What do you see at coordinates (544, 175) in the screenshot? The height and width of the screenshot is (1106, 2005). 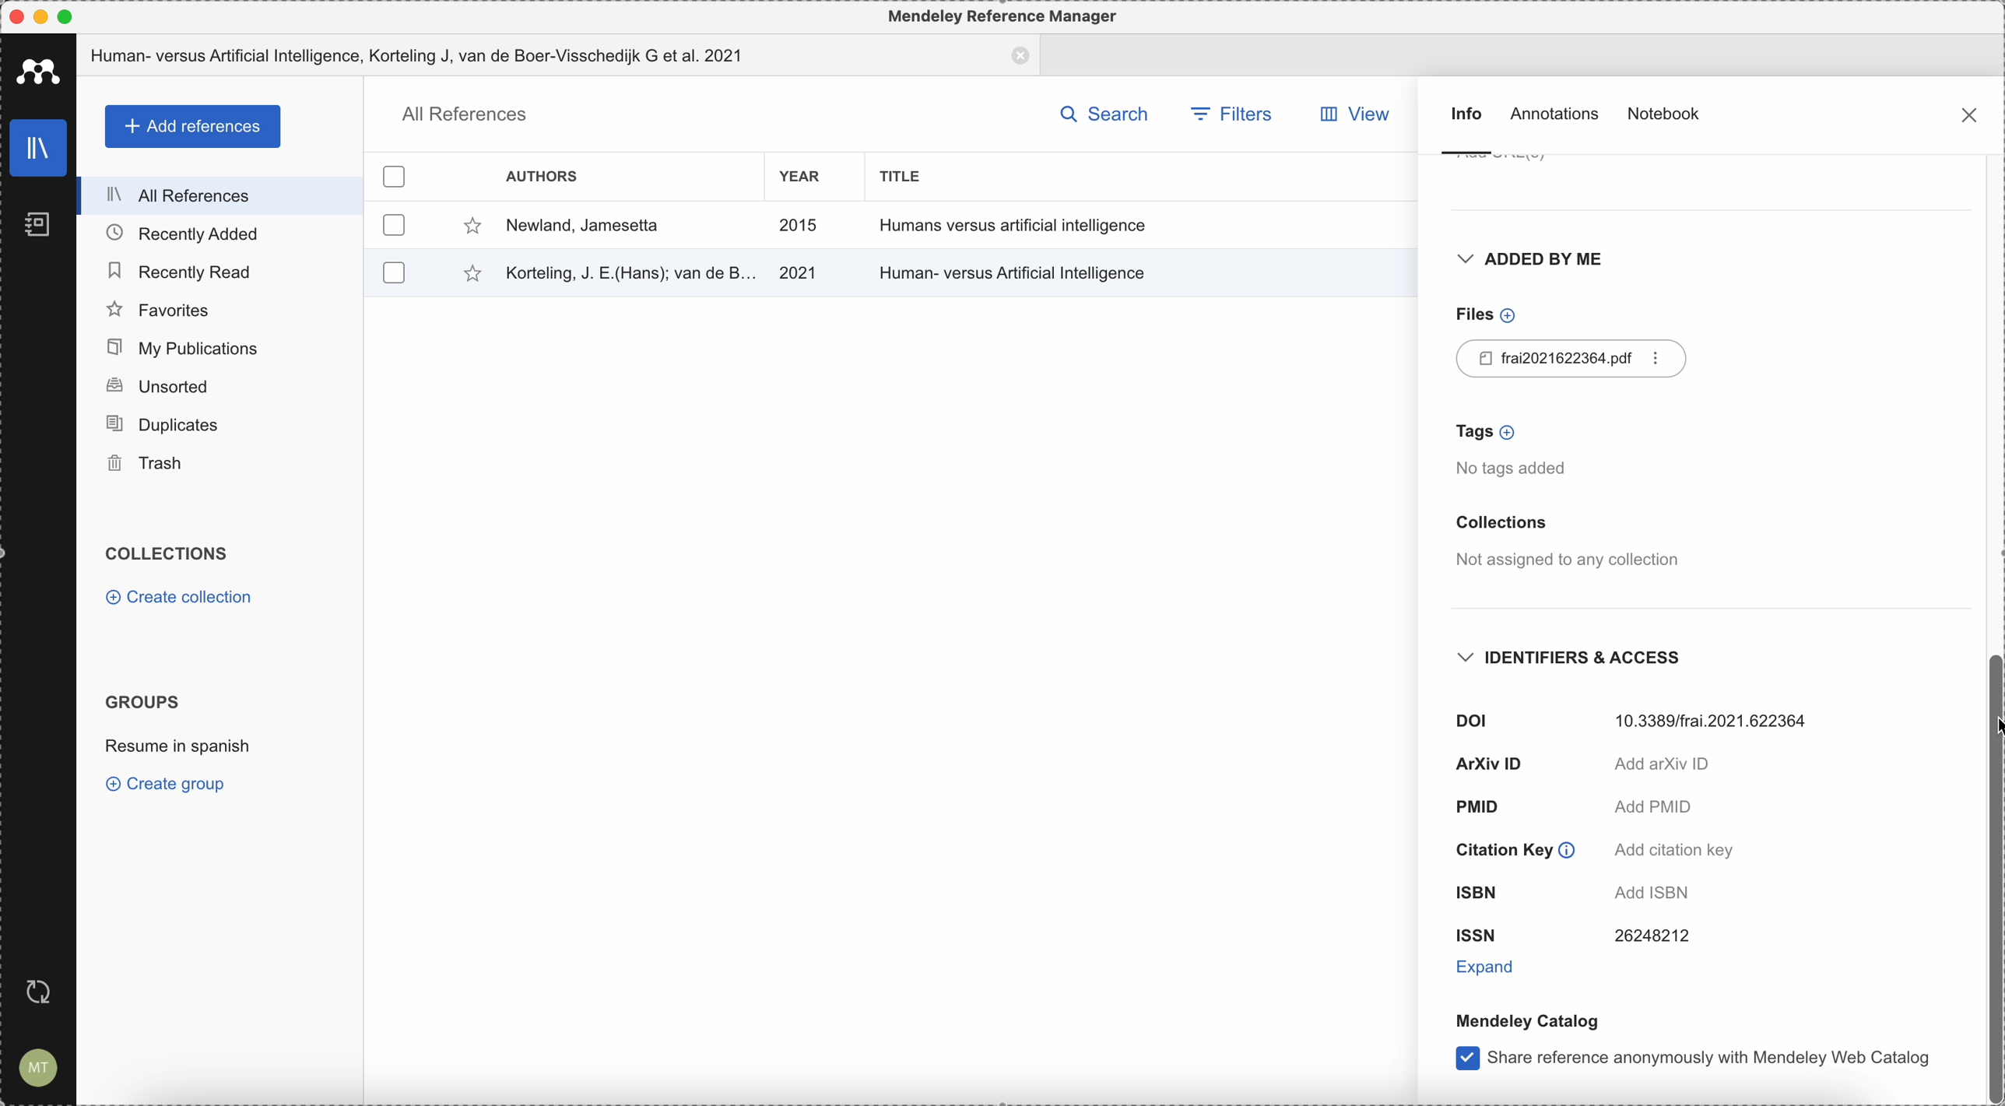 I see `authors` at bounding box center [544, 175].